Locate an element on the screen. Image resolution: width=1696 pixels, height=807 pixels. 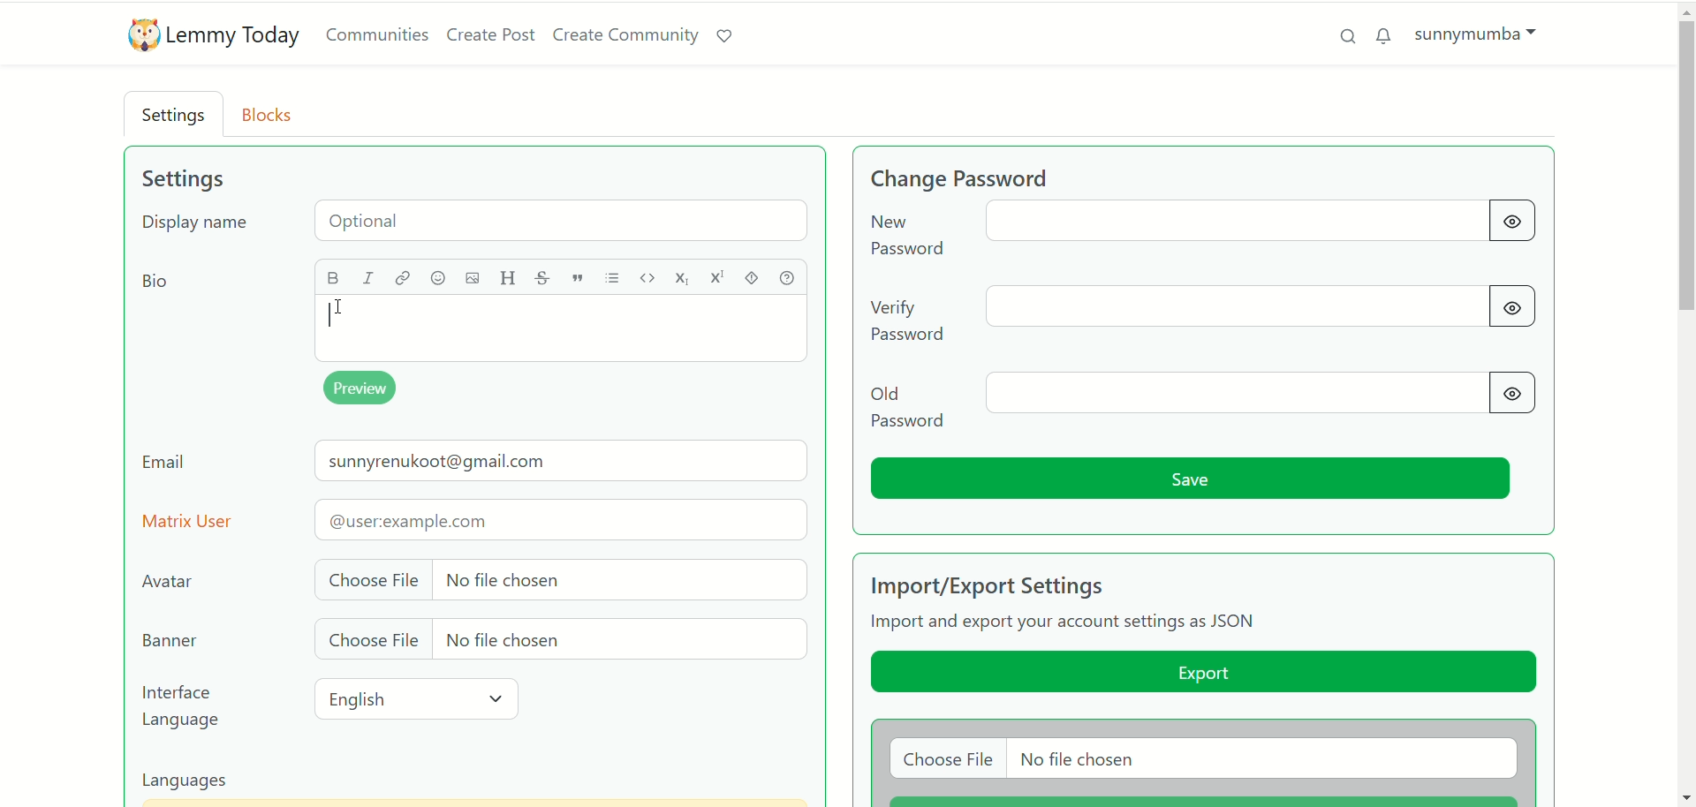
create post is located at coordinates (491, 37).